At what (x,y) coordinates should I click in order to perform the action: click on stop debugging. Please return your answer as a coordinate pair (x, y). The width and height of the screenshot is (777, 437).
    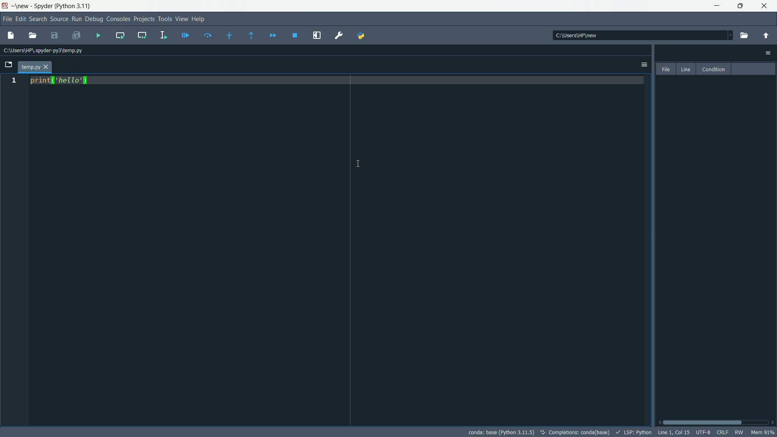
    Looking at the image, I should click on (295, 35).